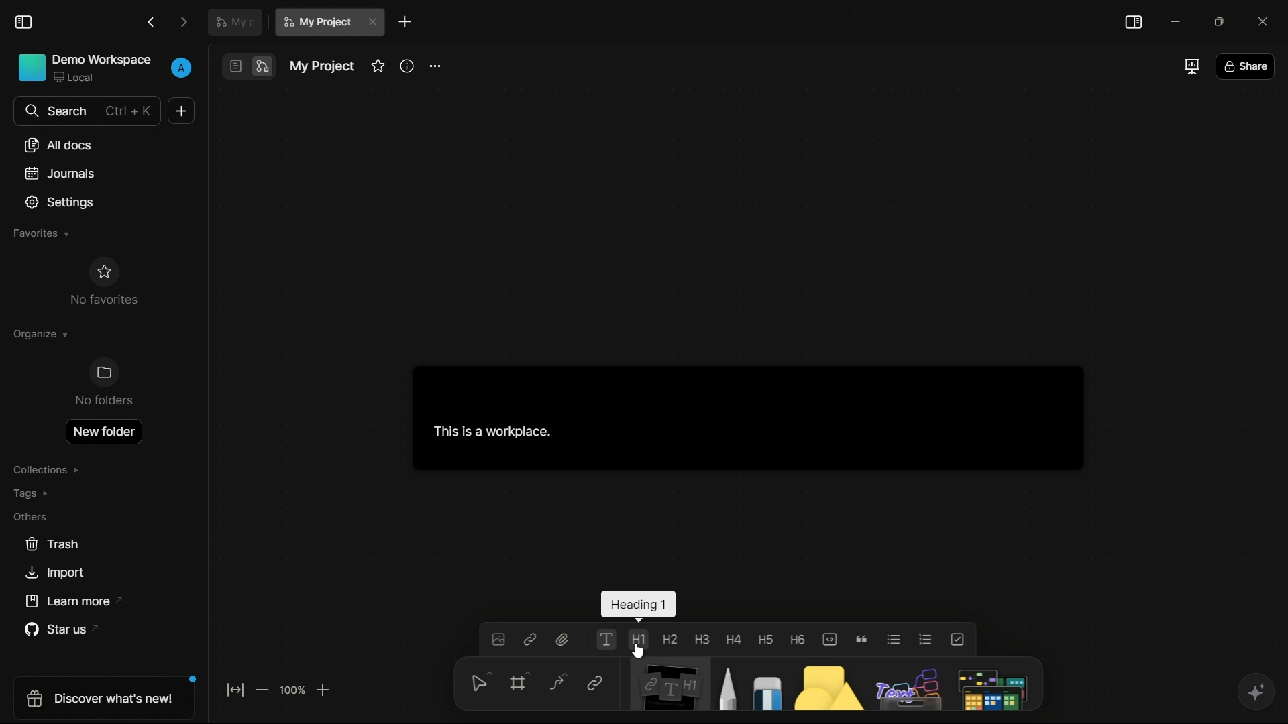  I want to click on close, so click(374, 23).